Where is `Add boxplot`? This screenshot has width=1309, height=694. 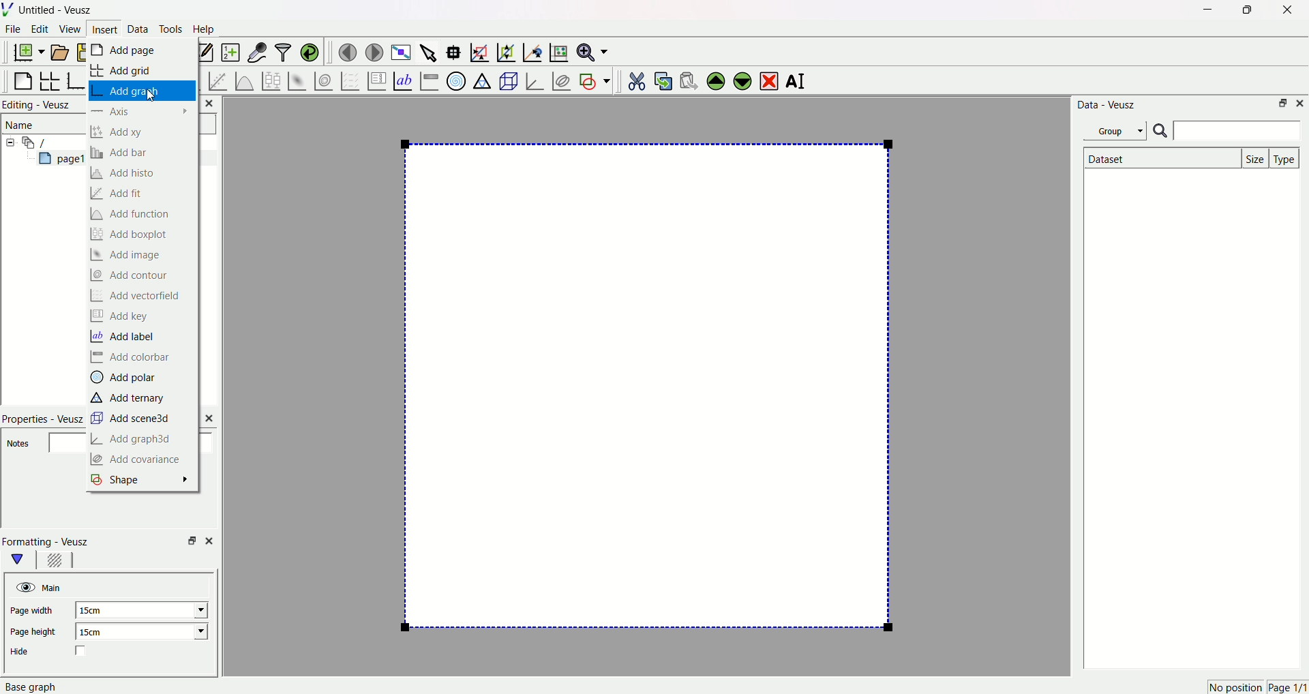 Add boxplot is located at coordinates (140, 233).